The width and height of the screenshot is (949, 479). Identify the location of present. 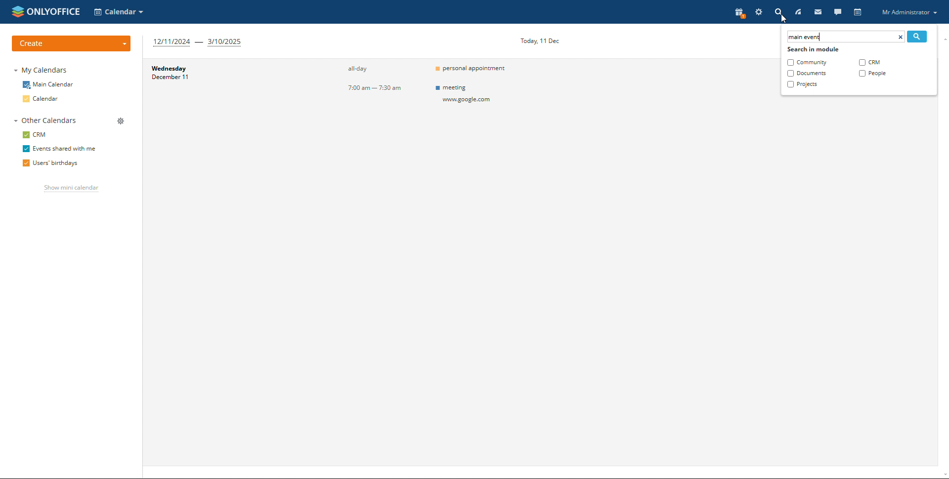
(739, 13).